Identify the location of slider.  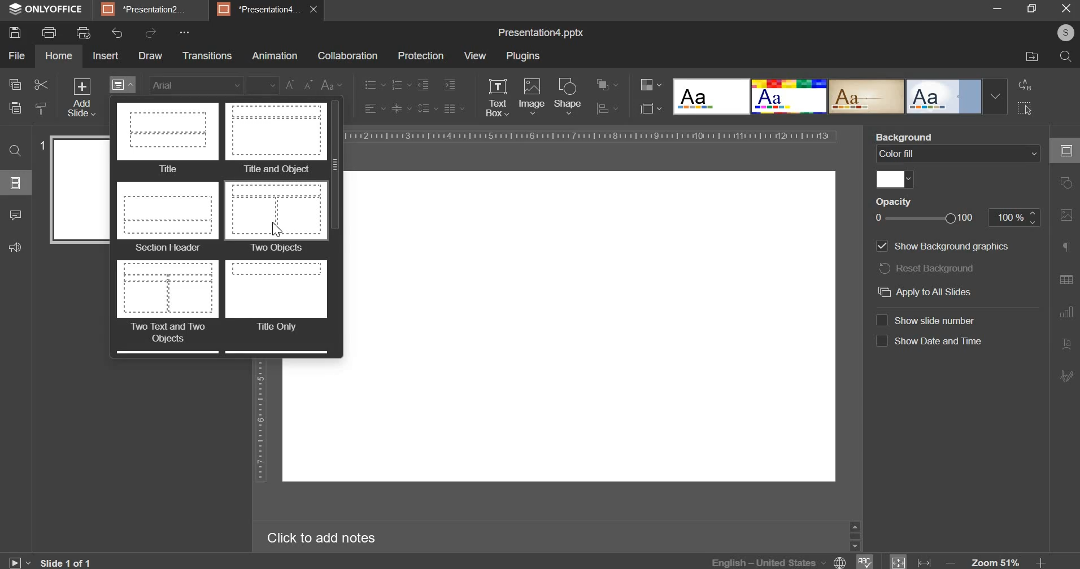
(855, 535).